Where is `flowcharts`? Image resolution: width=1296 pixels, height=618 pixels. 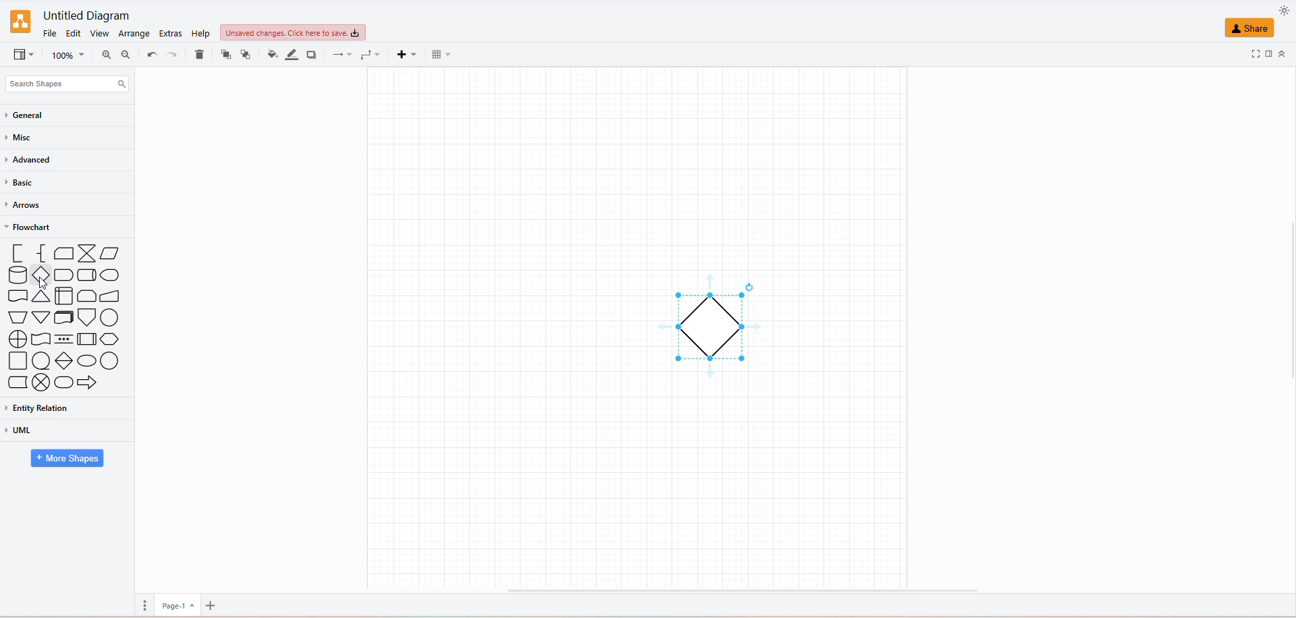
flowcharts is located at coordinates (66, 319).